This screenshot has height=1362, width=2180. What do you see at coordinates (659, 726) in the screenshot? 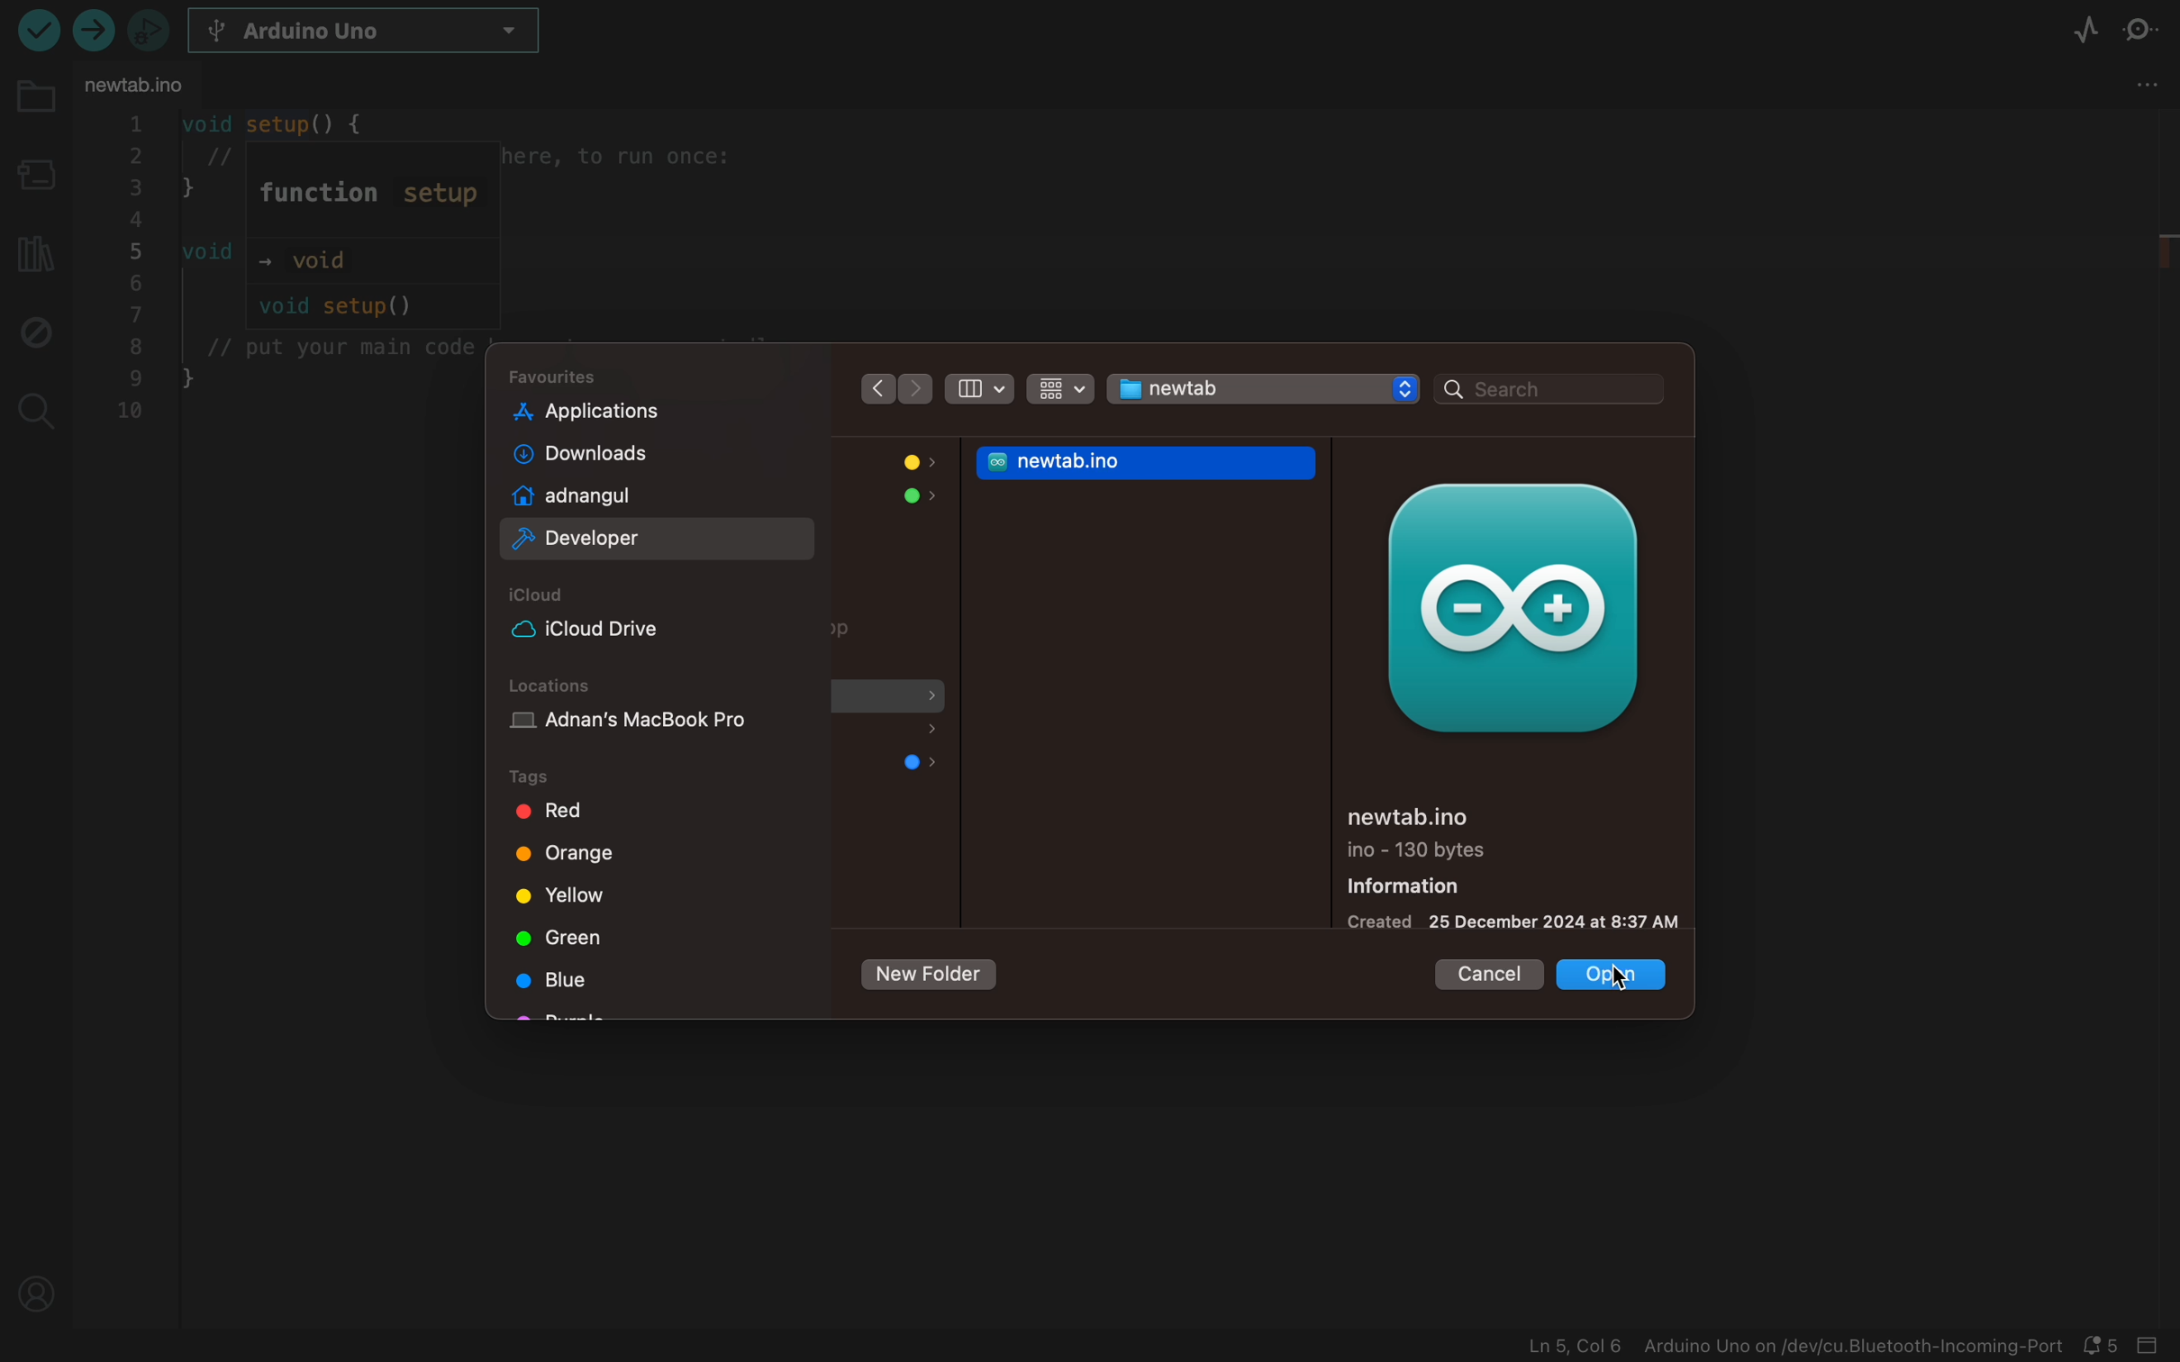
I see `adnan's mackbook pro` at bounding box center [659, 726].